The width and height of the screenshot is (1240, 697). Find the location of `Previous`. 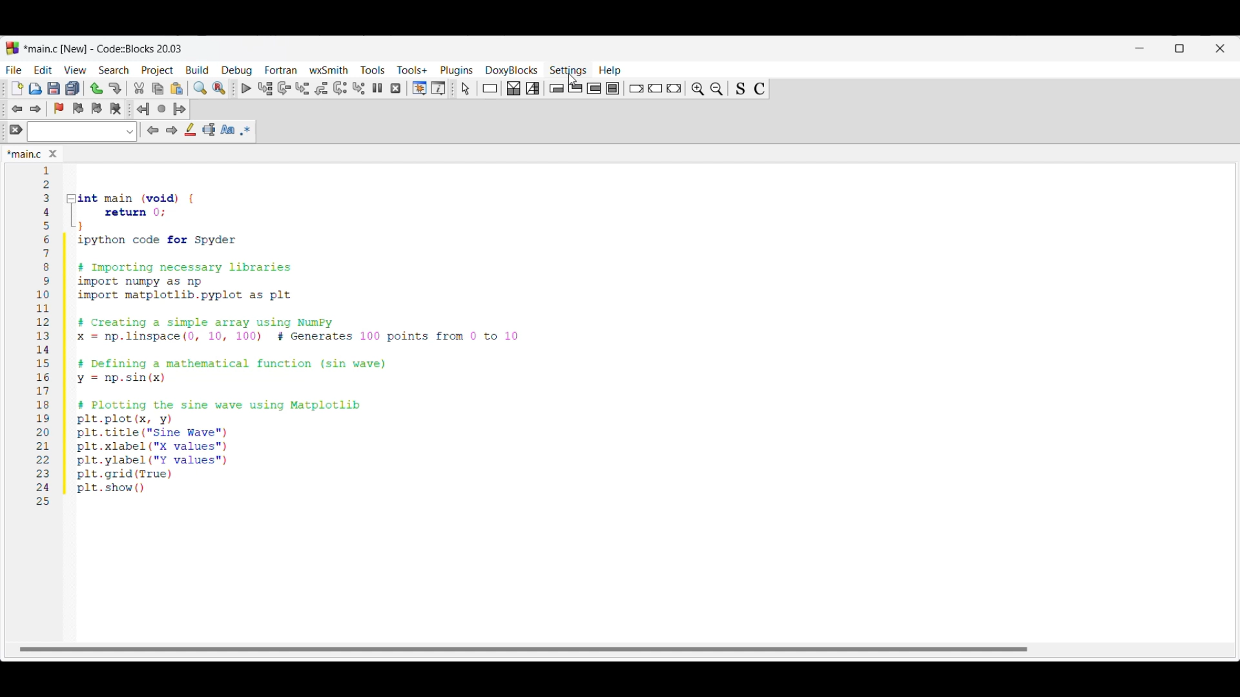

Previous is located at coordinates (153, 130).